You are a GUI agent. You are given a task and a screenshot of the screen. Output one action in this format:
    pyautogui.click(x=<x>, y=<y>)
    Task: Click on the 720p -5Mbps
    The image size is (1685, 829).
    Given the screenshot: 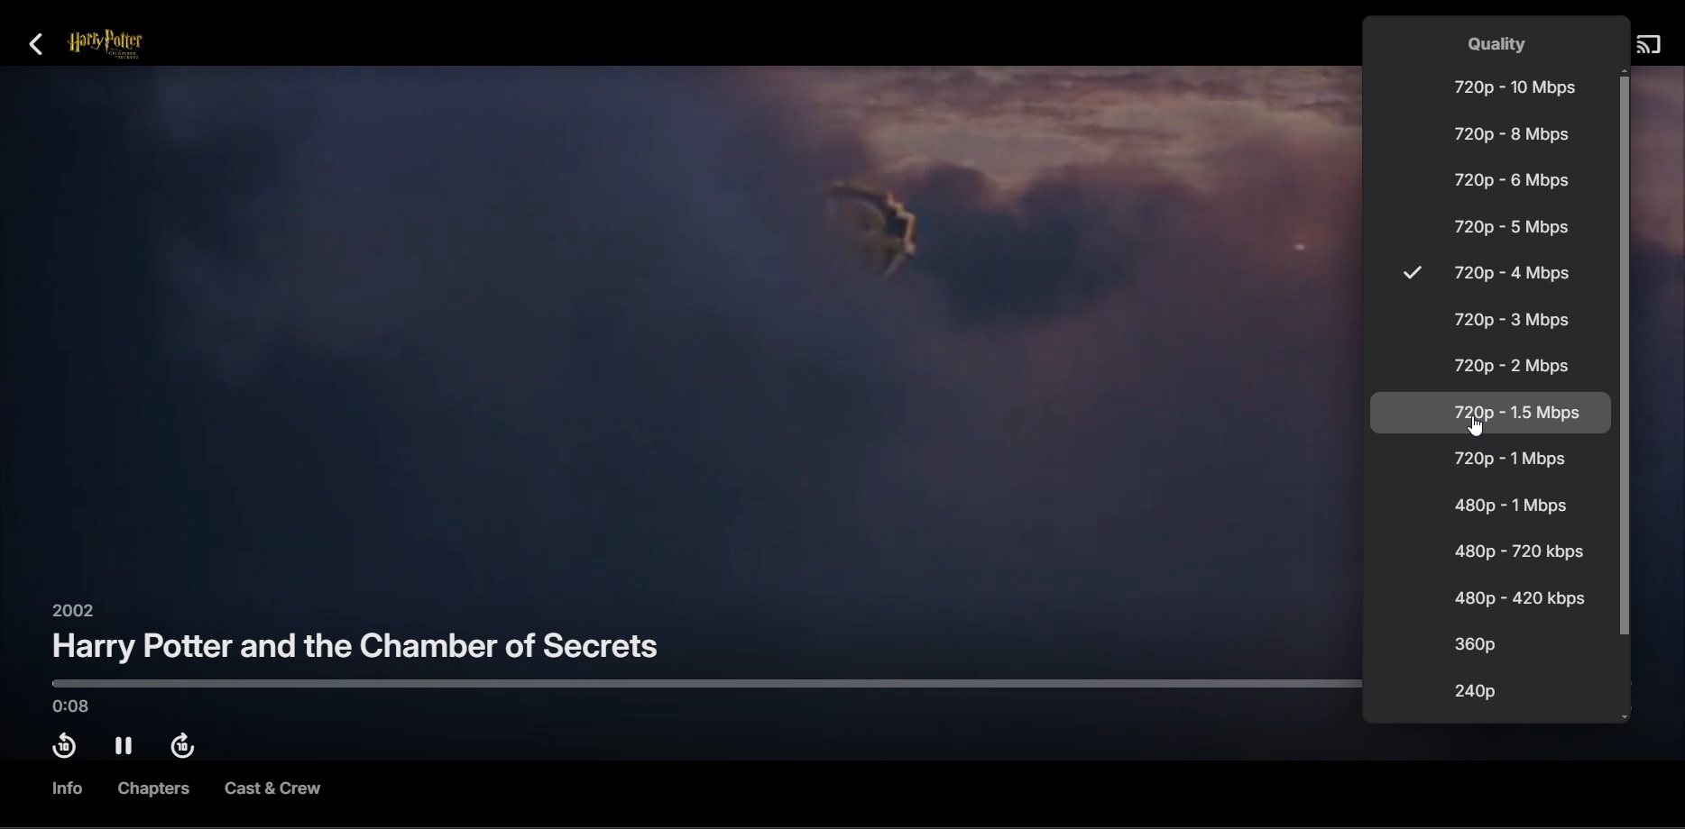 What is the action you would take?
    pyautogui.click(x=1509, y=227)
    